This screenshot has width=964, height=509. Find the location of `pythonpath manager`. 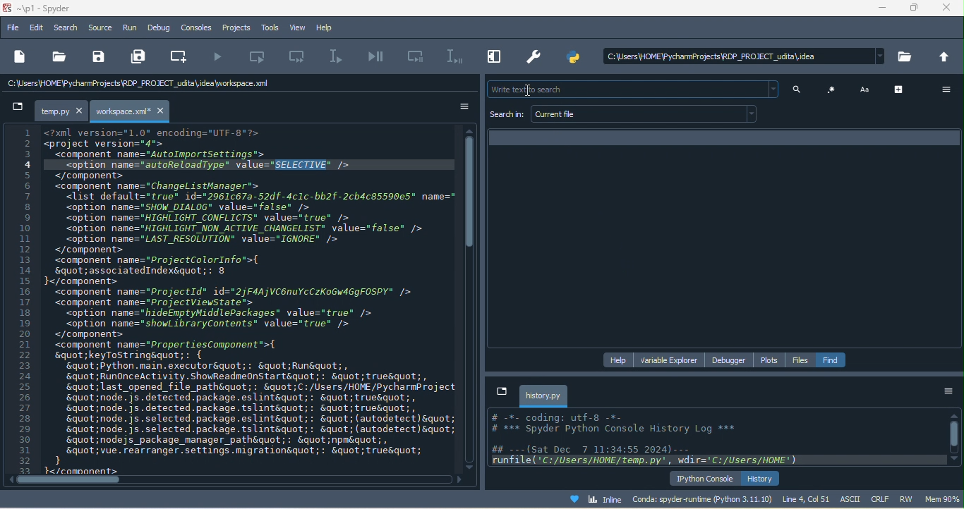

pythonpath manager is located at coordinates (573, 59).